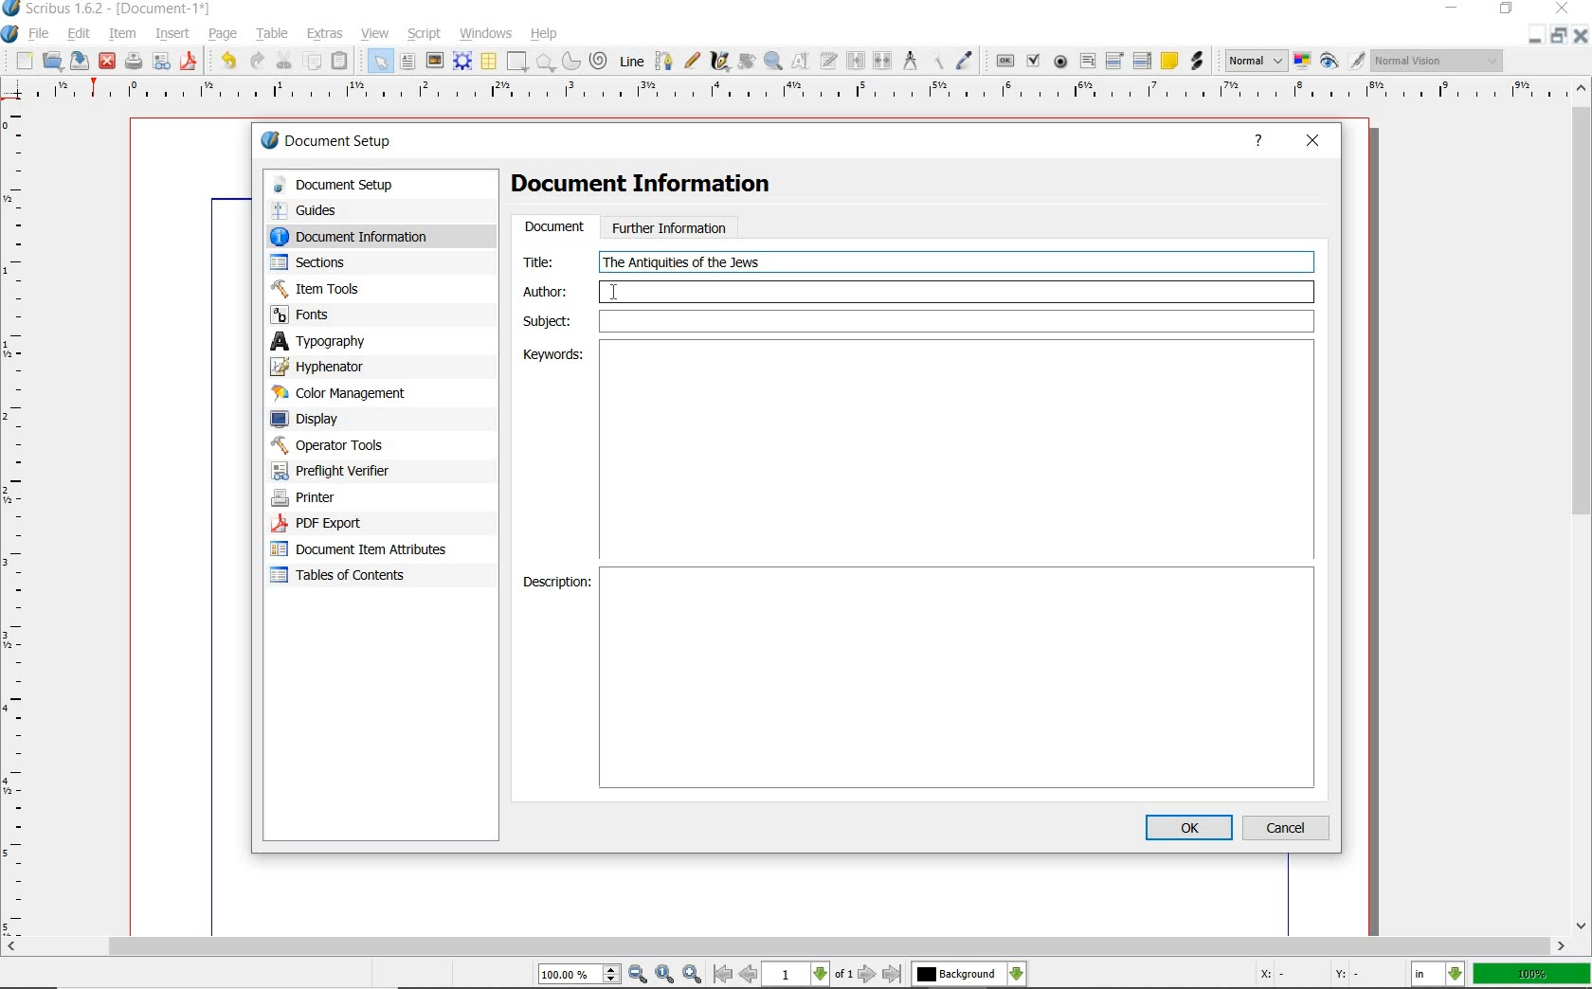 Image resolution: width=1592 pixels, height=989 pixels. Describe the element at coordinates (343, 393) in the screenshot. I see `color management` at that location.